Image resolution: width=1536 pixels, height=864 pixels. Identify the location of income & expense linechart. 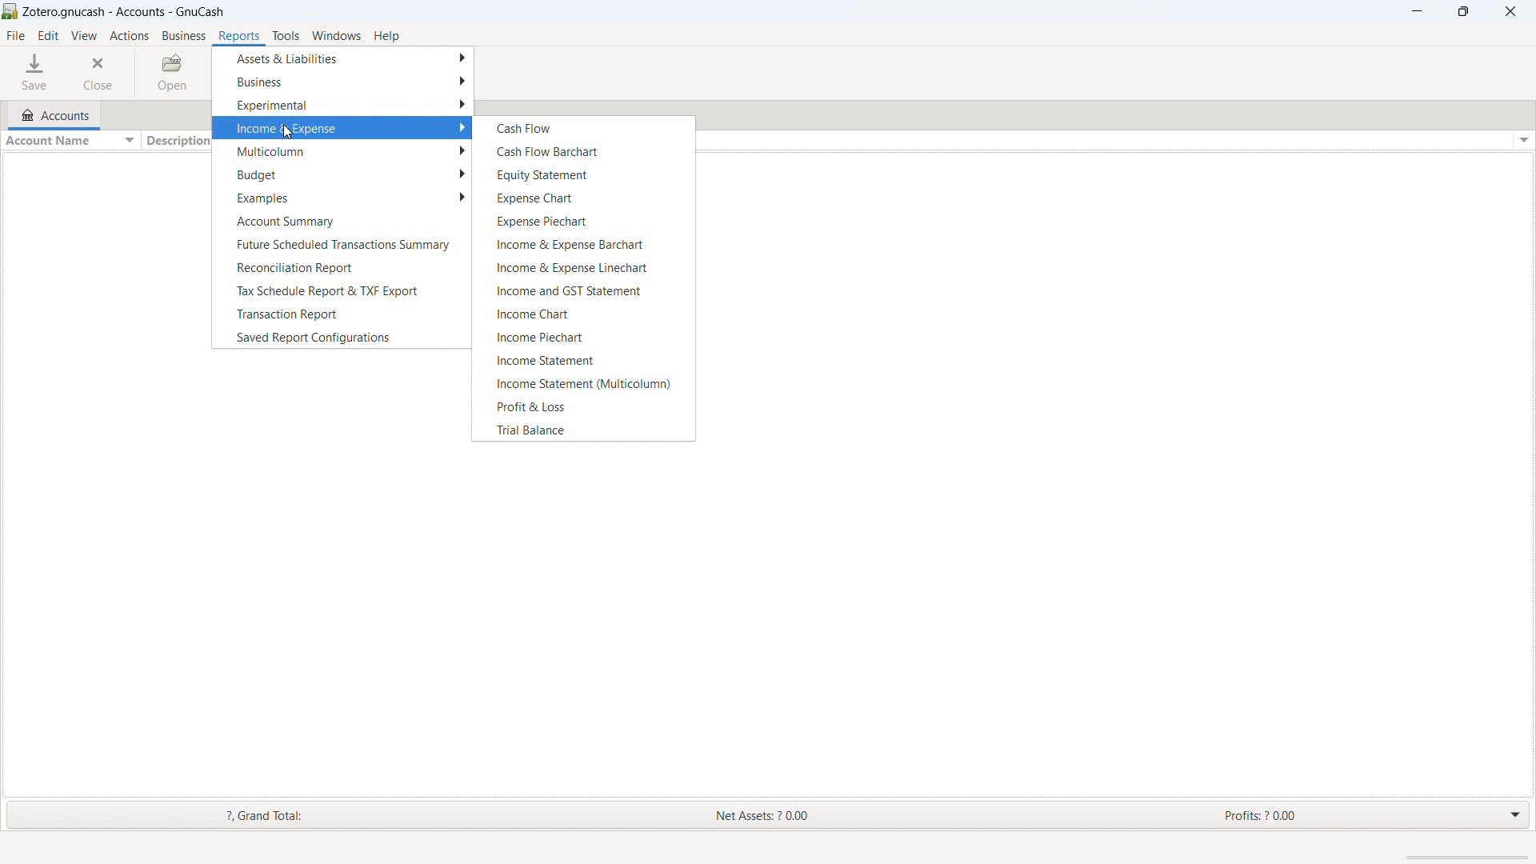
(584, 266).